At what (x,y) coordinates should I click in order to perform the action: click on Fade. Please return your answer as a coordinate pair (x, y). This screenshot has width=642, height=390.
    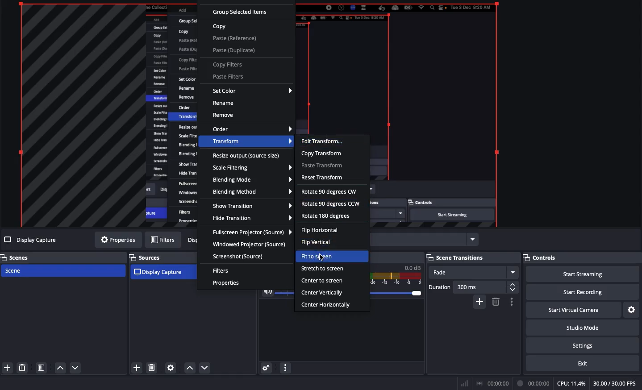
    Looking at the image, I should click on (474, 273).